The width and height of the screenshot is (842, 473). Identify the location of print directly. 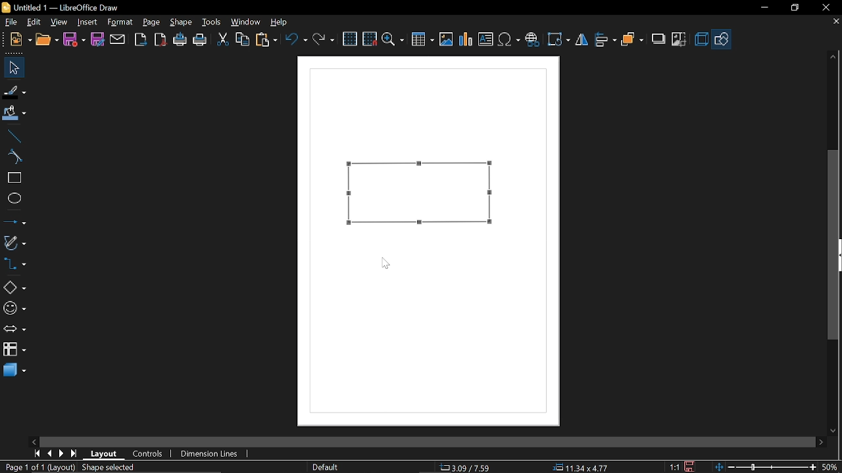
(179, 39).